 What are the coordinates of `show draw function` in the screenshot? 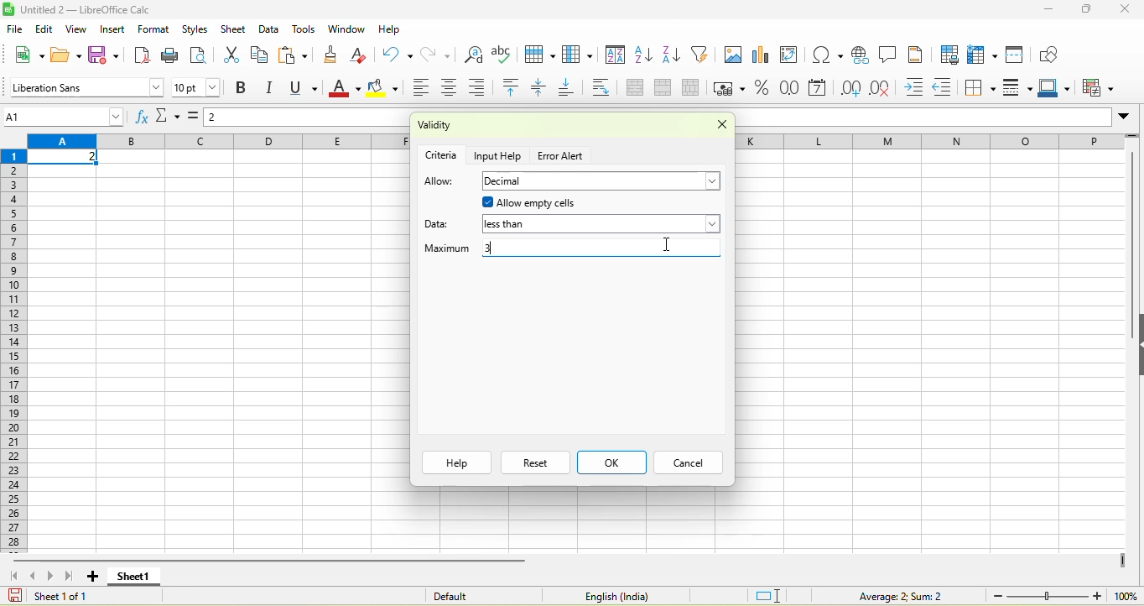 It's located at (1051, 54).